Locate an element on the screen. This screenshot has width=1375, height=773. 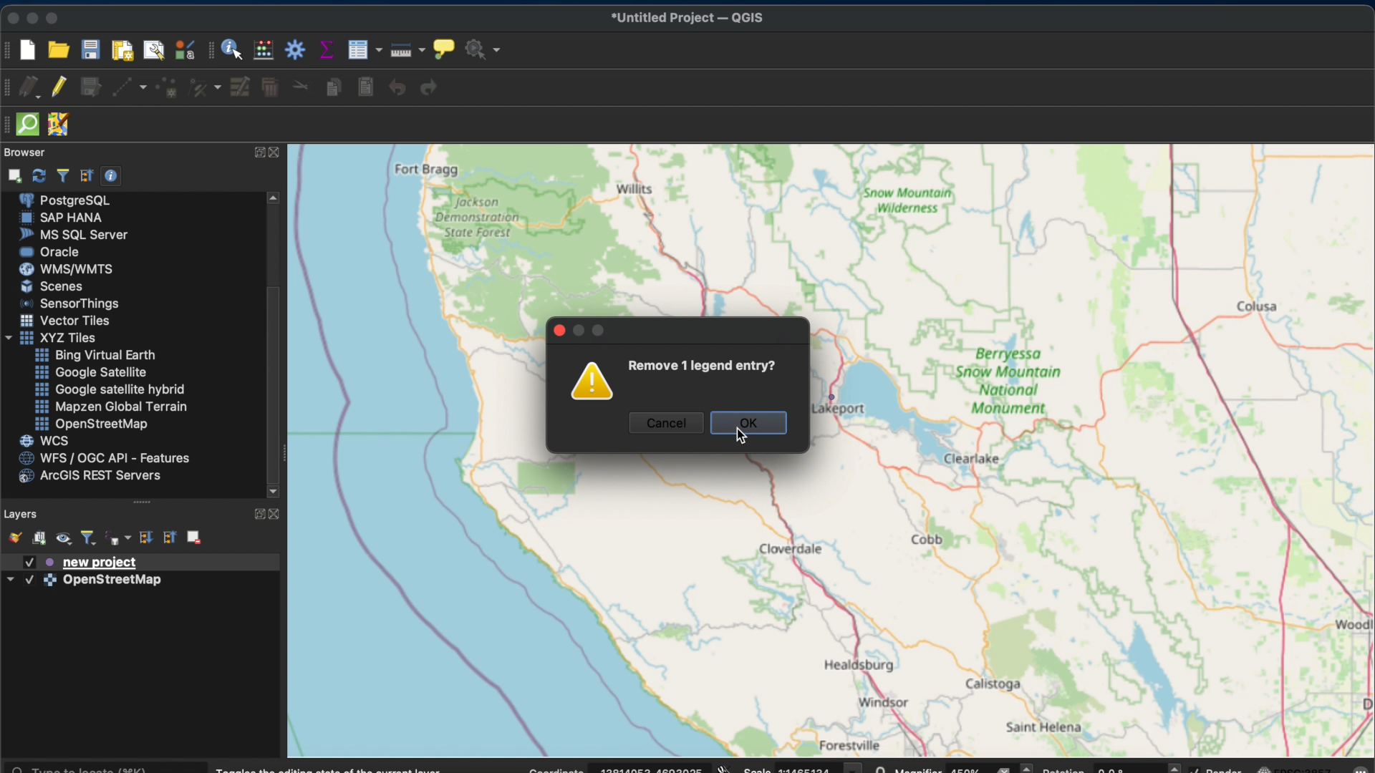
bing virtual earth is located at coordinates (93, 355).